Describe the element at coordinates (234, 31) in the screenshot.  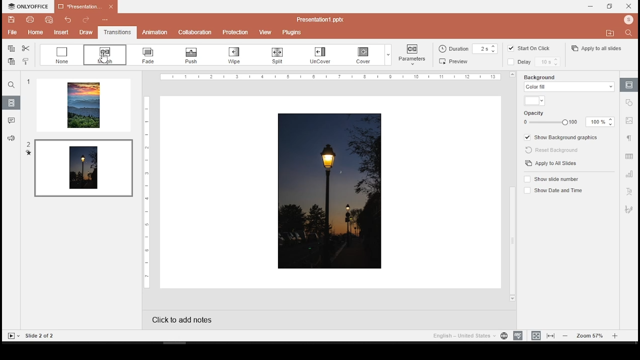
I see `p` at that location.